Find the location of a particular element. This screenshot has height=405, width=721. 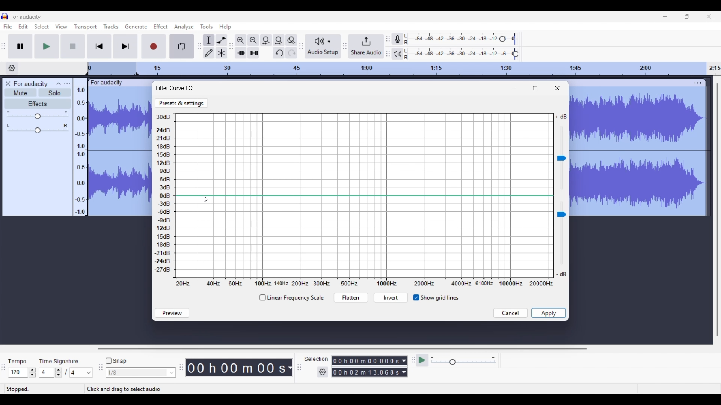

Fit project to width is located at coordinates (279, 40).